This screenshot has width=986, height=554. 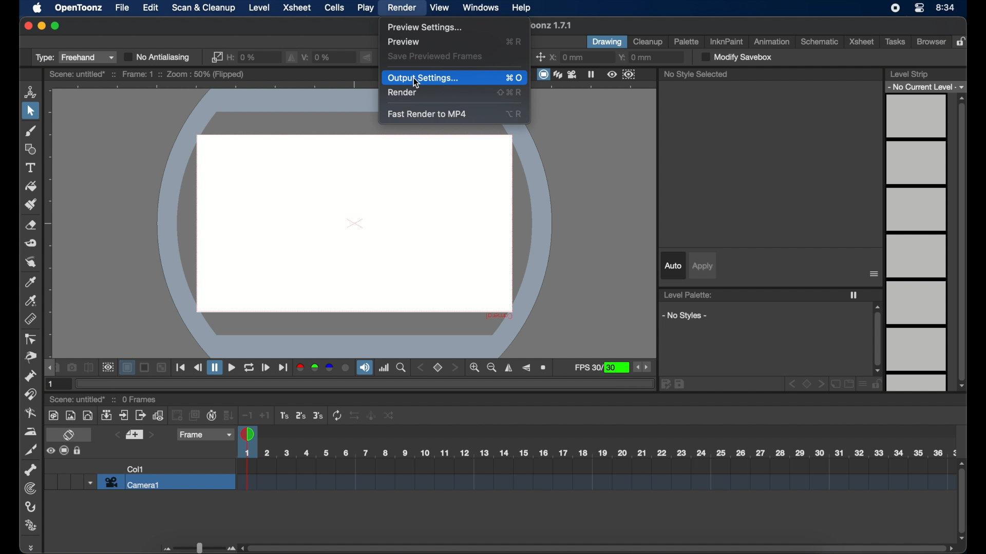 I want to click on drag handle, so click(x=33, y=547).